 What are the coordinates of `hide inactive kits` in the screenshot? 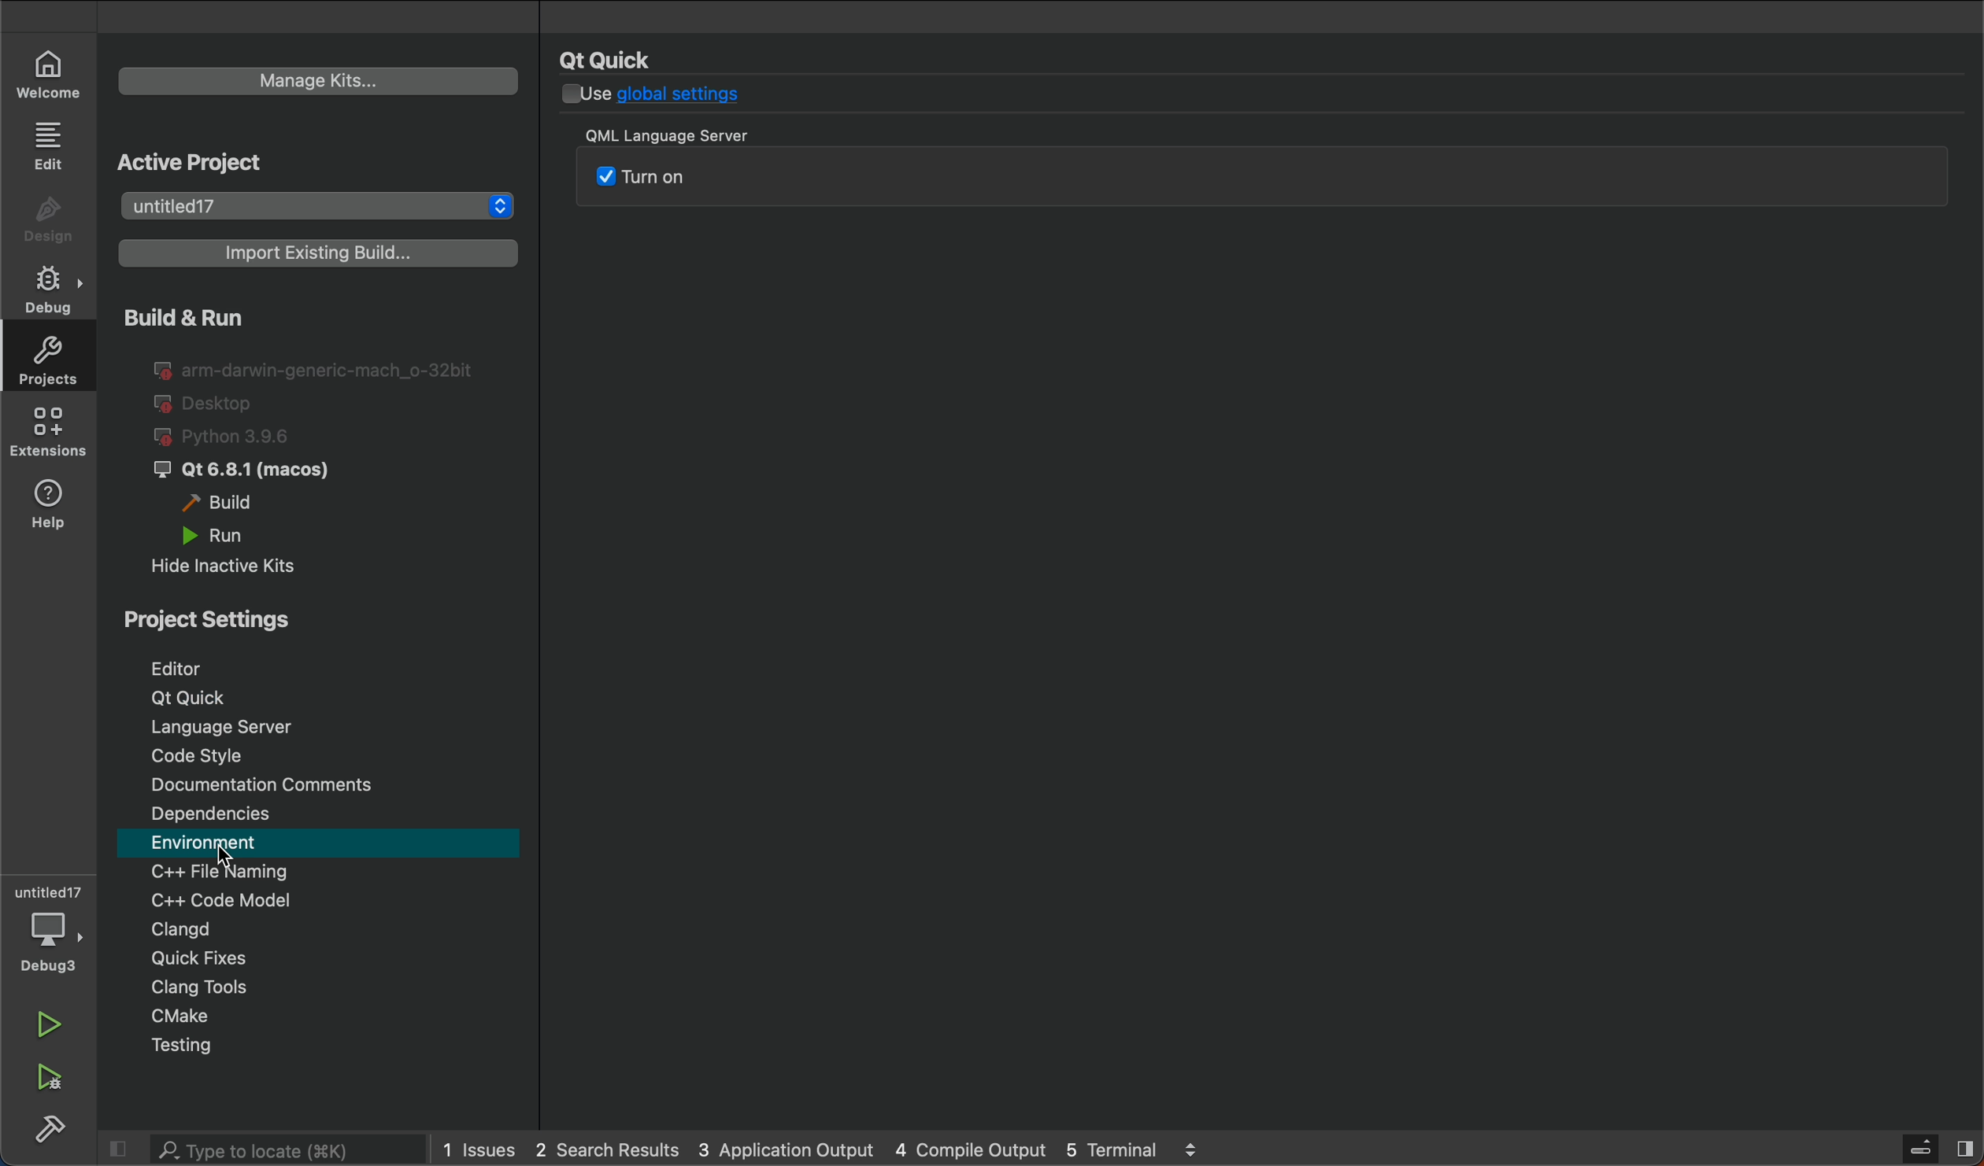 It's located at (240, 564).